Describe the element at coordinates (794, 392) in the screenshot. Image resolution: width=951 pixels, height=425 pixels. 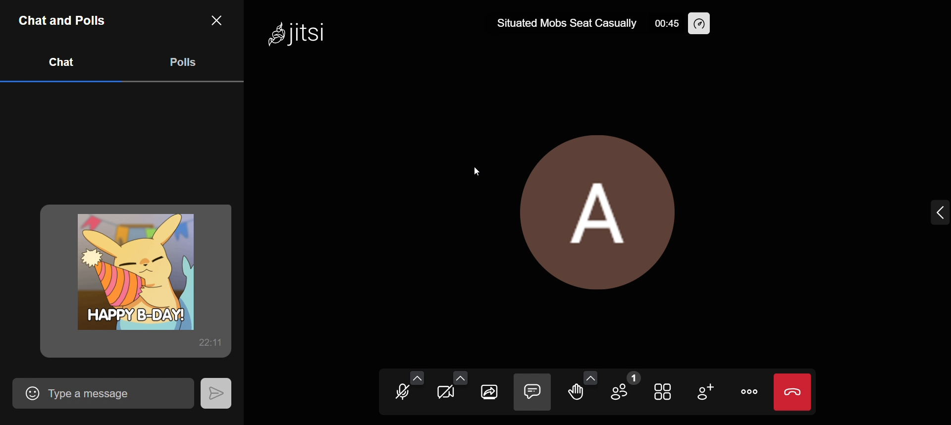
I see `end call` at that location.